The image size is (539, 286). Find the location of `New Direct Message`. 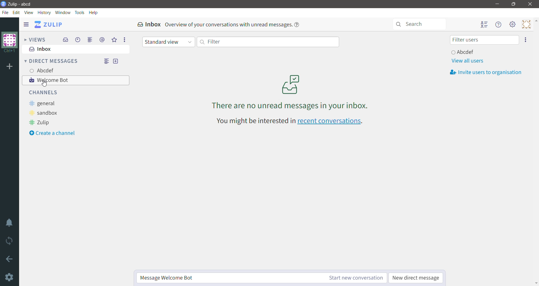

New Direct Message is located at coordinates (115, 61).